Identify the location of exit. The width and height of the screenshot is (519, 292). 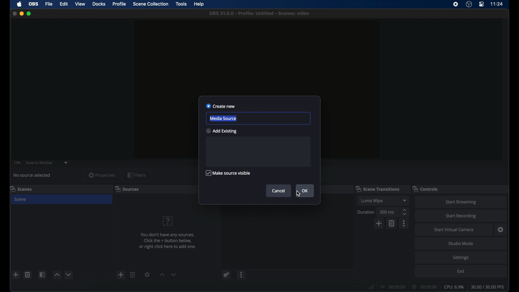
(462, 271).